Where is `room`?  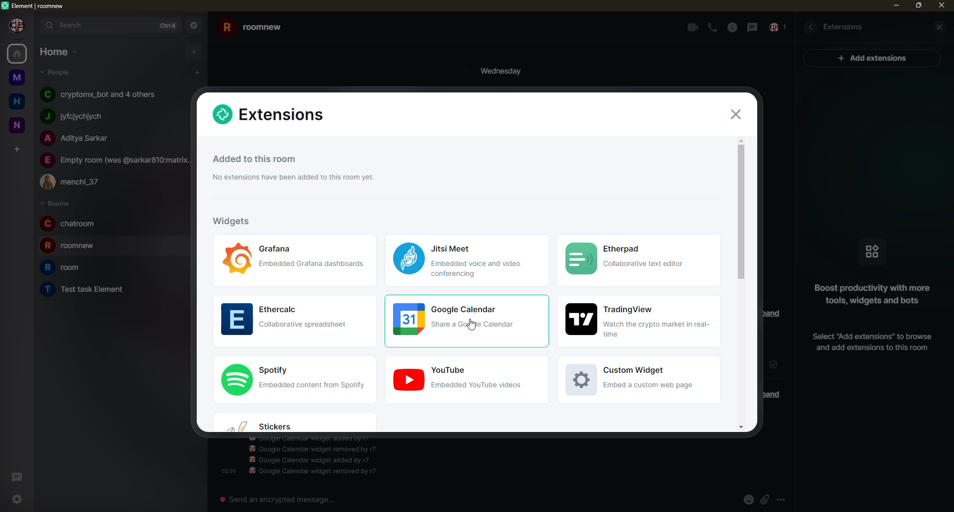 room is located at coordinates (19, 125).